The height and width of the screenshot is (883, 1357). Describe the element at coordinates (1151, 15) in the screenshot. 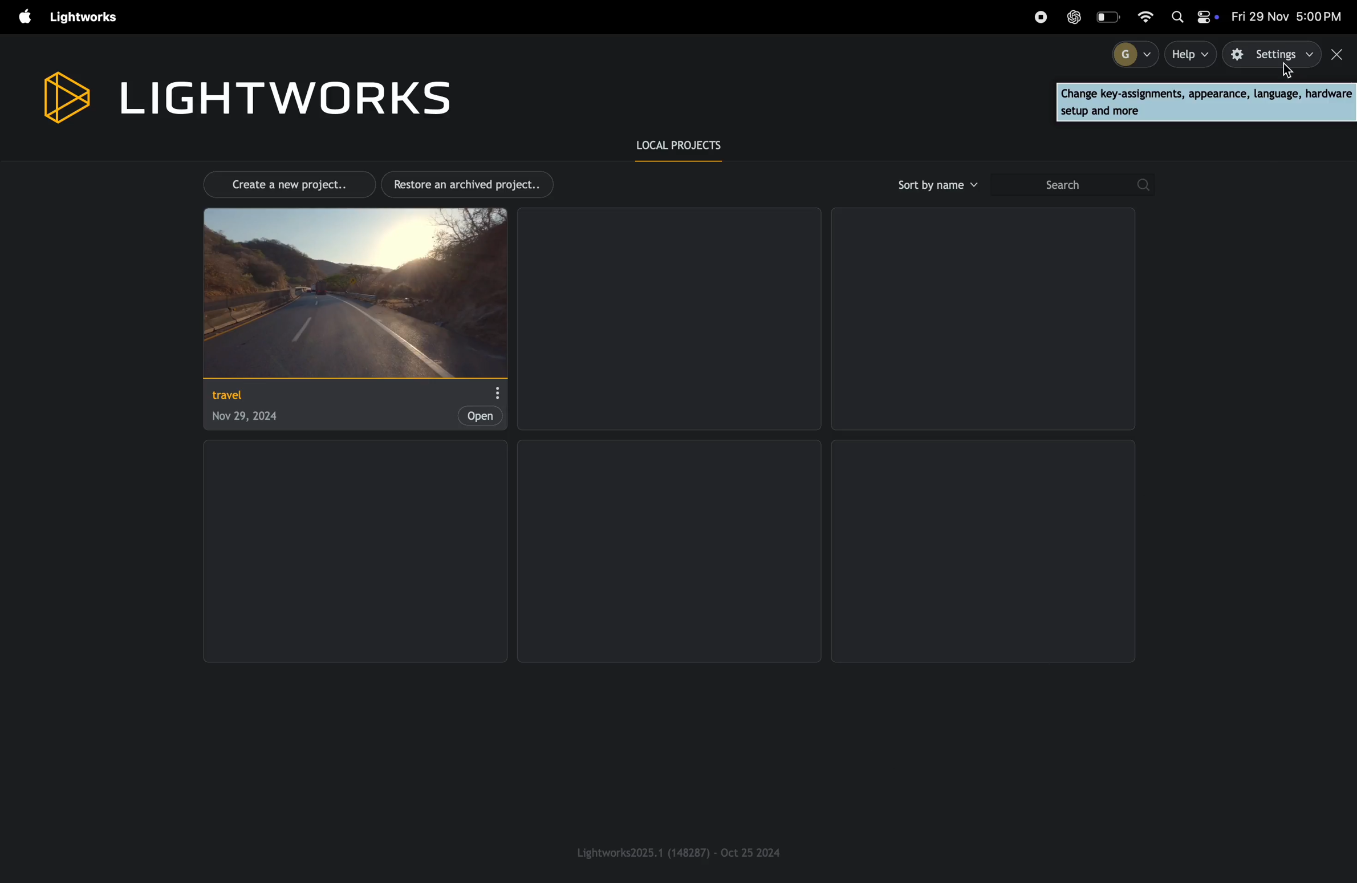

I see `wifi` at that location.